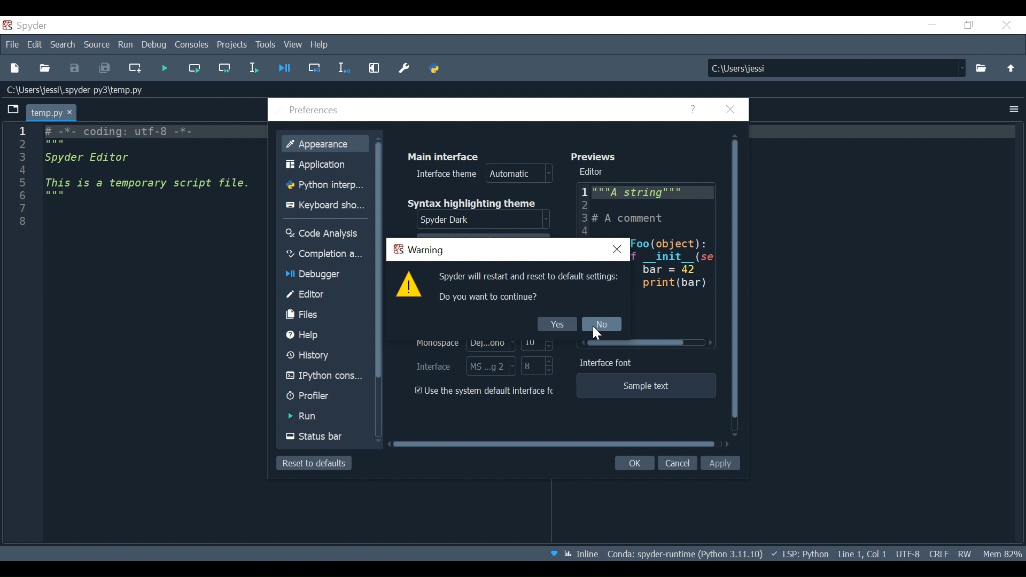 The height and width of the screenshot is (577, 1026). Describe the element at coordinates (14, 110) in the screenshot. I see `Browse Tabs` at that location.